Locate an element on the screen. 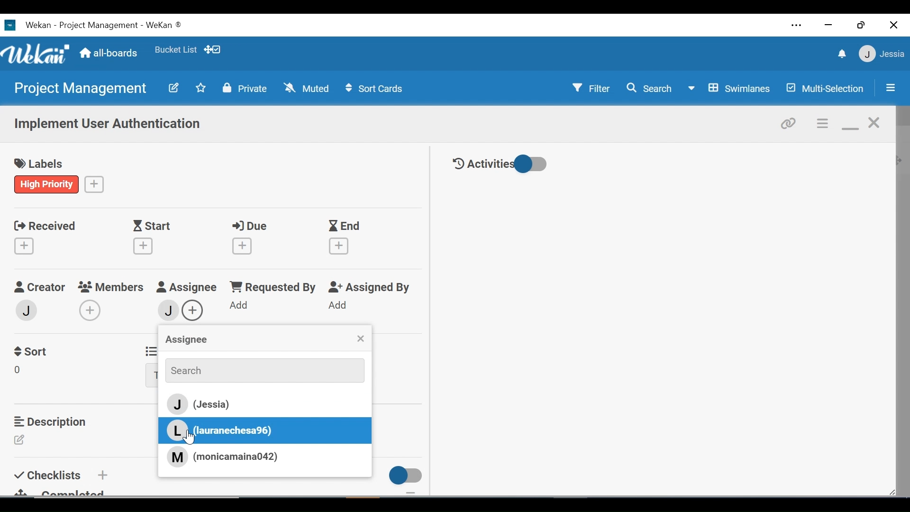 This screenshot has height=512, width=910. Show Desktop drag handles is located at coordinates (214, 49).